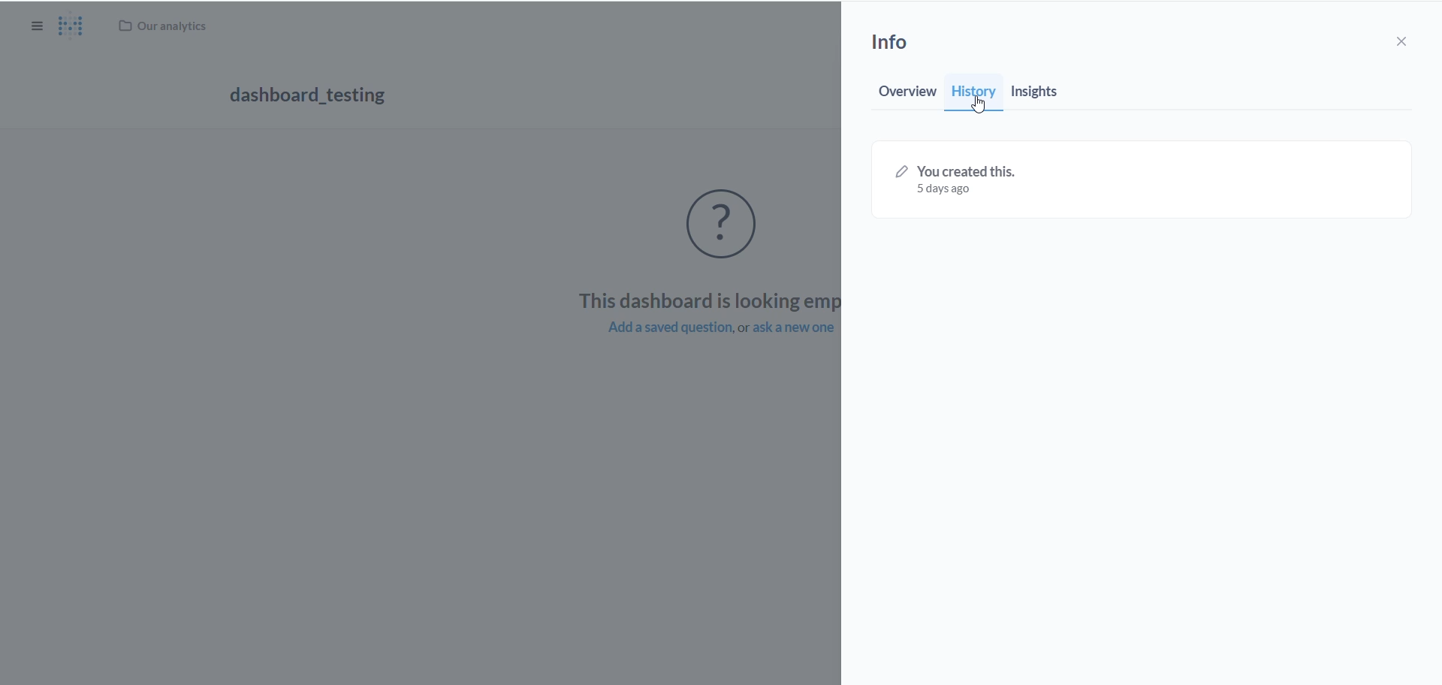 The width and height of the screenshot is (1442, 685). What do you see at coordinates (309, 98) in the screenshot?
I see `dashboard_testing ` at bounding box center [309, 98].